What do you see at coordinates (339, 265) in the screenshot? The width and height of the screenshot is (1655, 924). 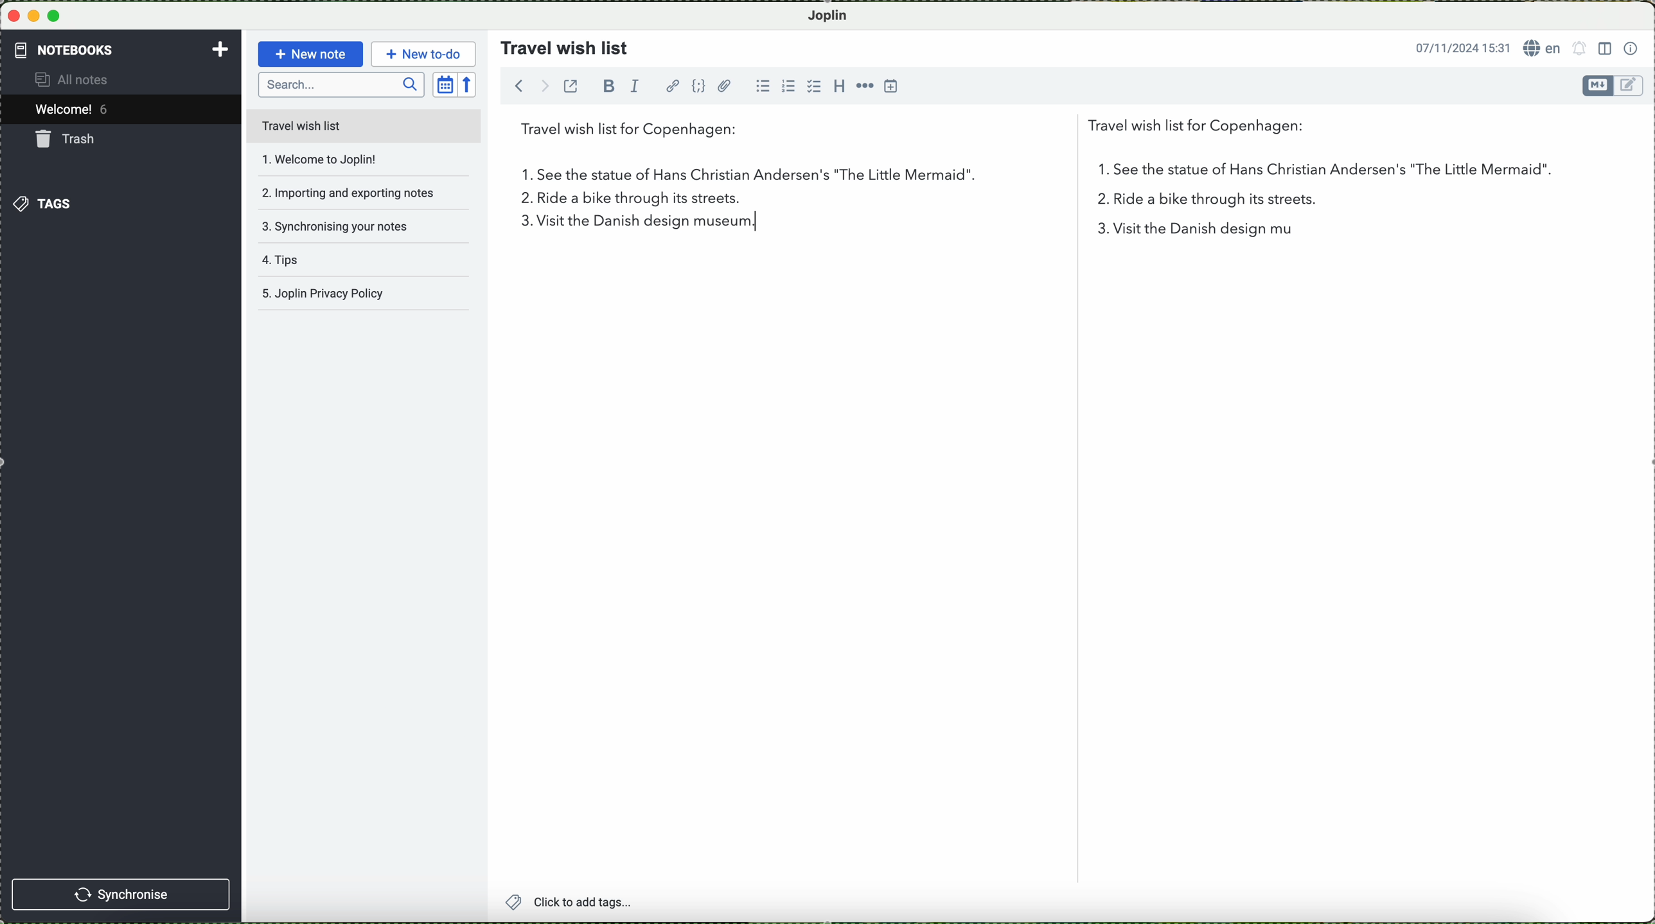 I see `tips` at bounding box center [339, 265].